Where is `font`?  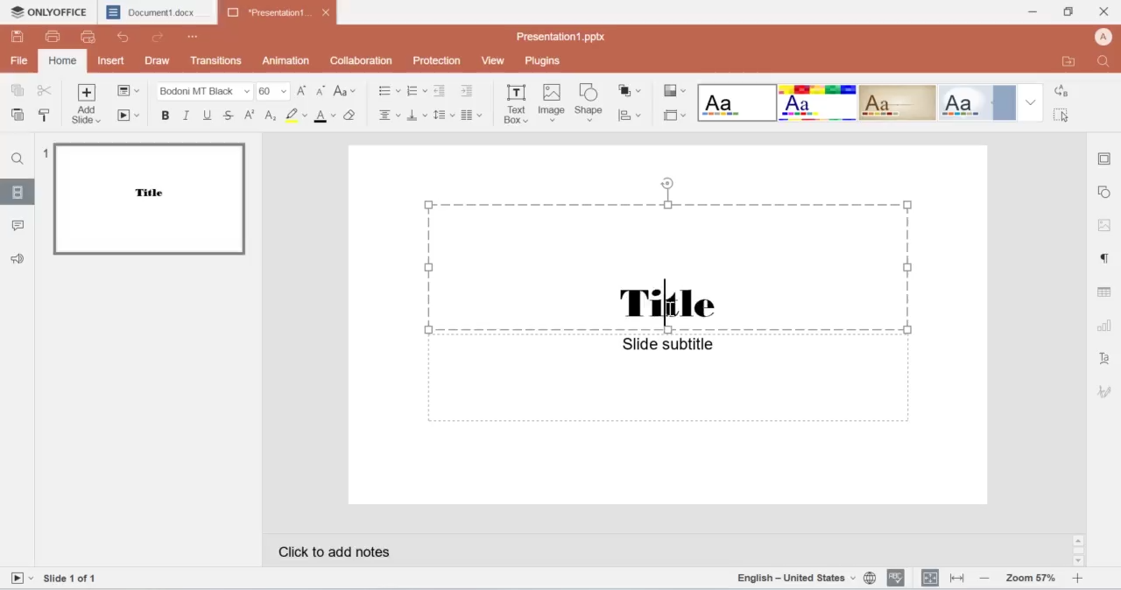 font is located at coordinates (204, 90).